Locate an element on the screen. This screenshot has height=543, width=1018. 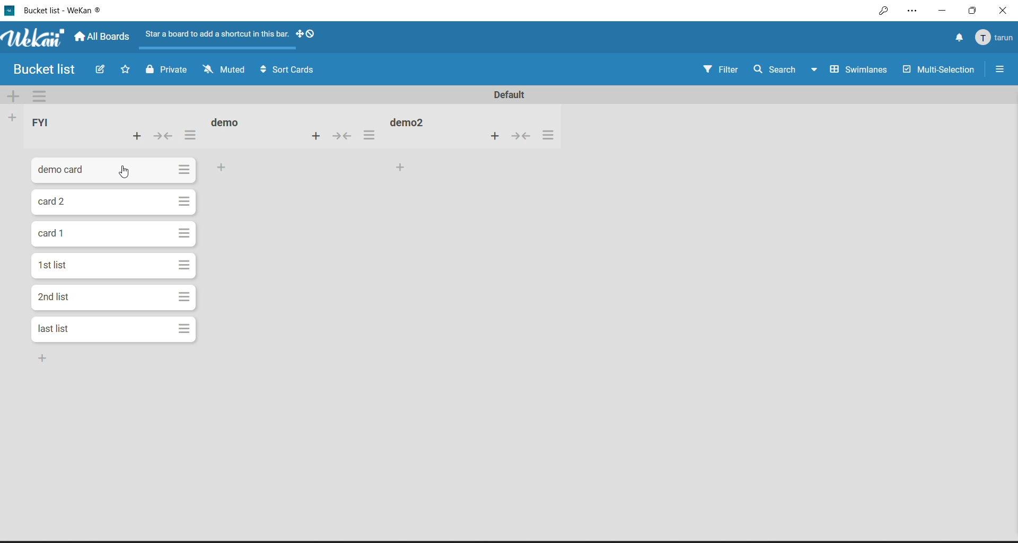
card actions is located at coordinates (185, 170).